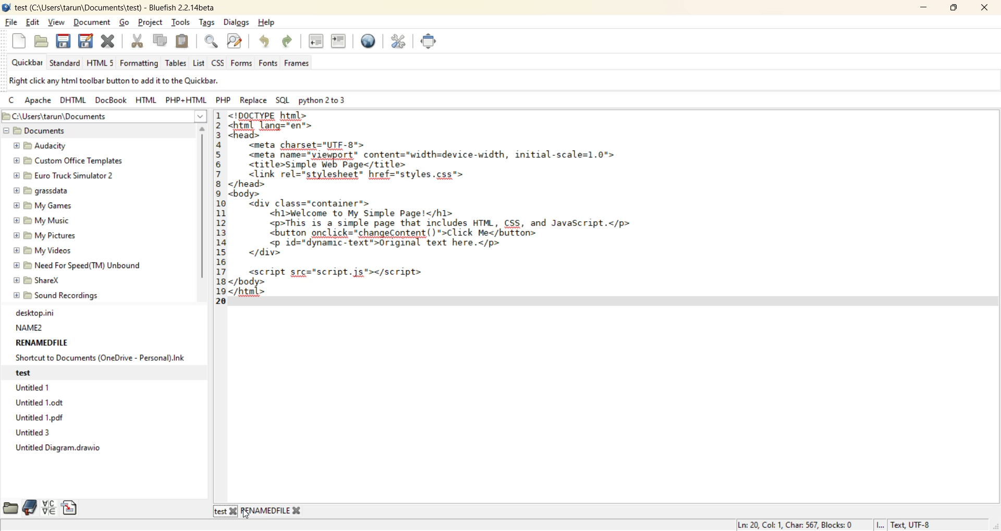 The image size is (1001, 531). What do you see at coordinates (296, 511) in the screenshot?
I see `` at bounding box center [296, 511].